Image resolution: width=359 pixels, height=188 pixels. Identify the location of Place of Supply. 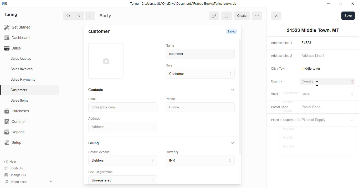
(327, 120).